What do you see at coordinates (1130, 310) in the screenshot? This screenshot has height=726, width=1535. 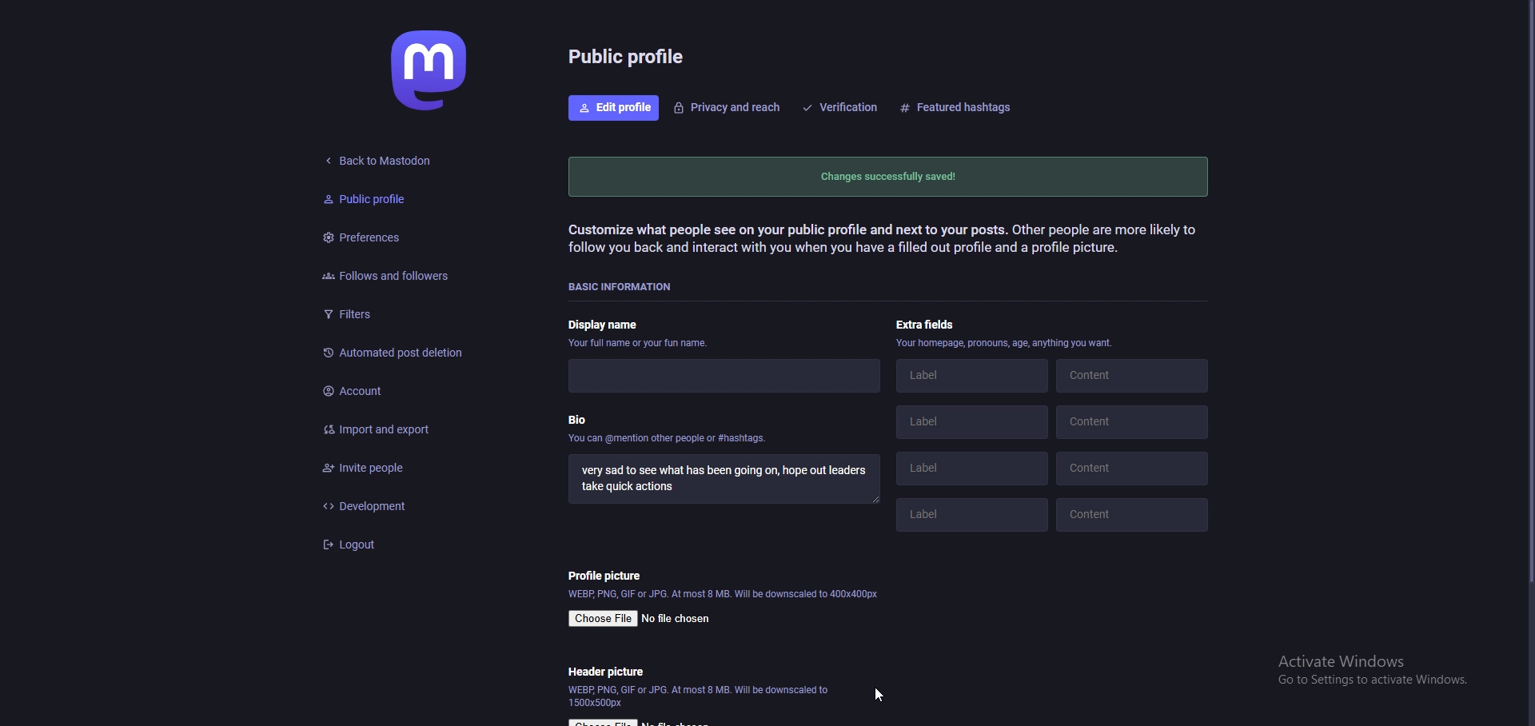 I see `content` at bounding box center [1130, 310].